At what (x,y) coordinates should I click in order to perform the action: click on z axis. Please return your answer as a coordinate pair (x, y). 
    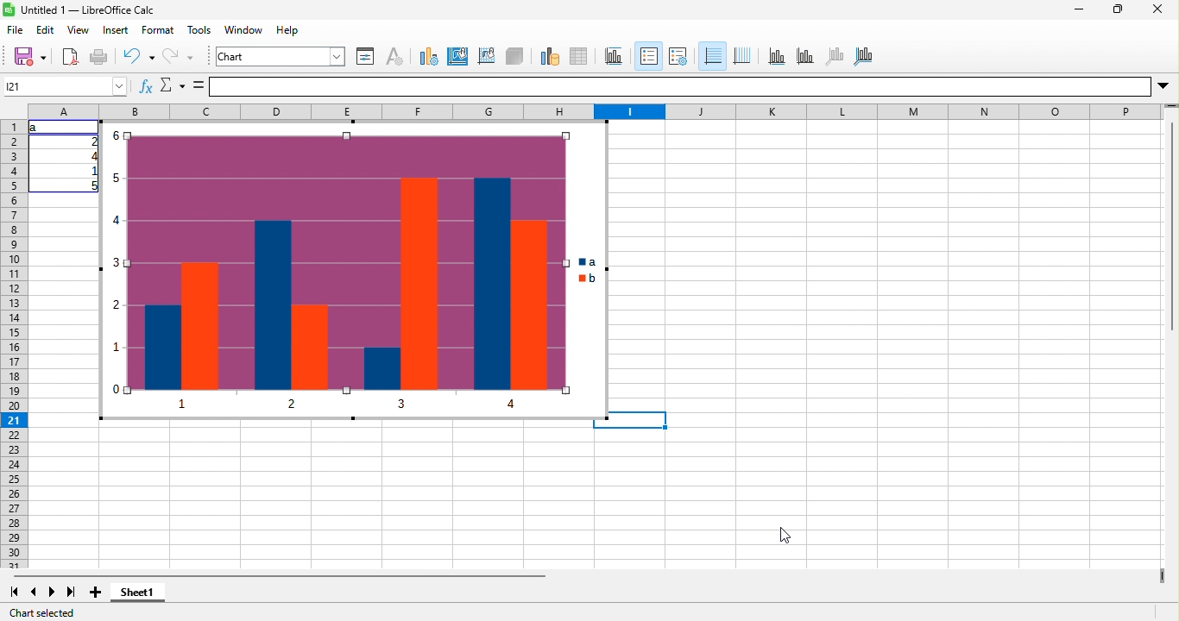
    Looking at the image, I should click on (835, 57).